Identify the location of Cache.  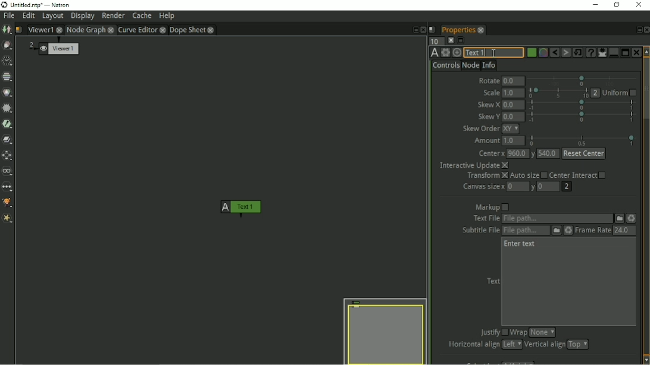
(142, 15).